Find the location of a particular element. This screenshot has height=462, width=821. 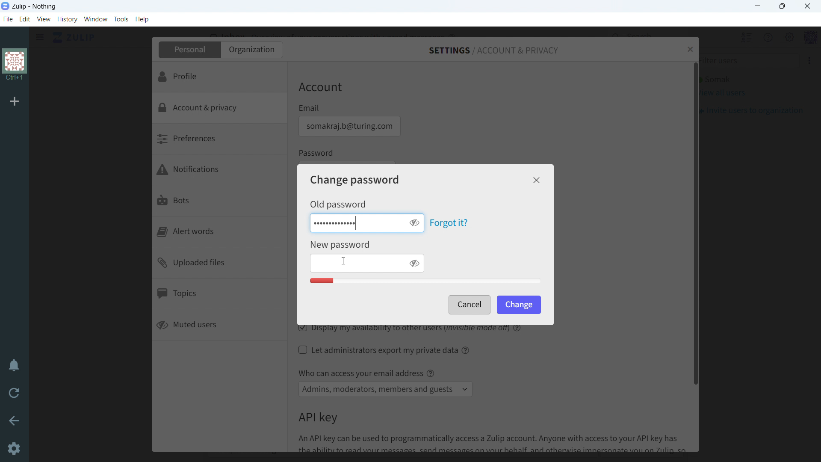

API key is located at coordinates (318, 418).